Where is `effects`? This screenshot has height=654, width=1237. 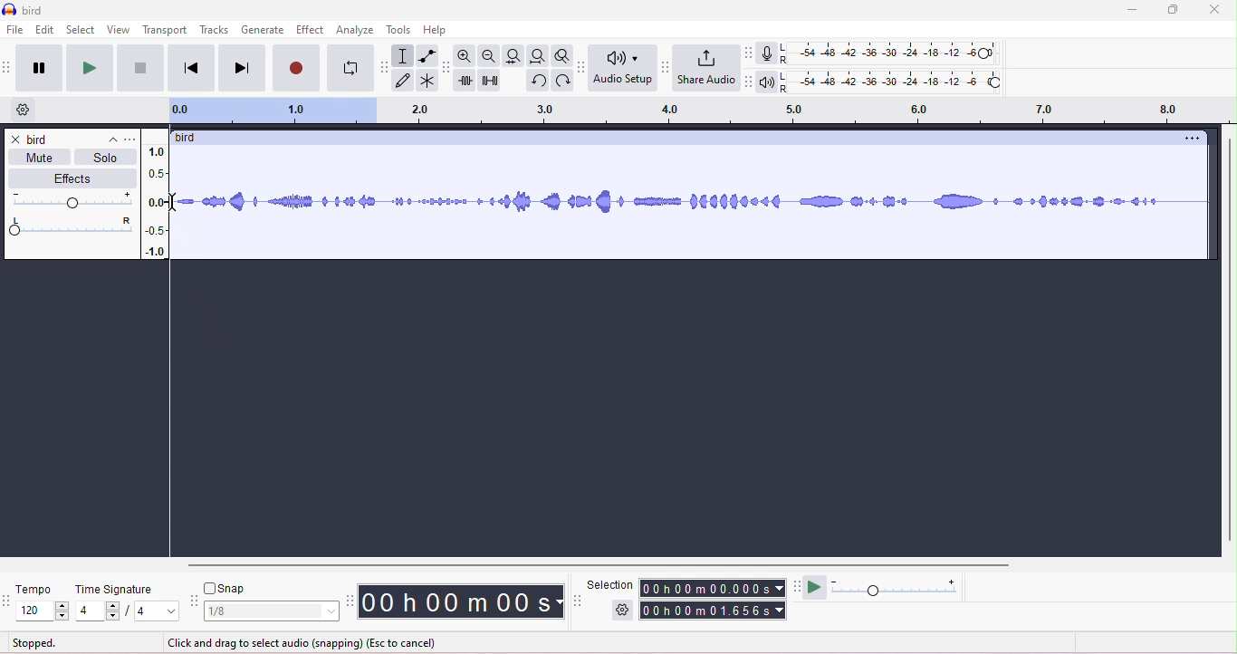
effects is located at coordinates (71, 178).